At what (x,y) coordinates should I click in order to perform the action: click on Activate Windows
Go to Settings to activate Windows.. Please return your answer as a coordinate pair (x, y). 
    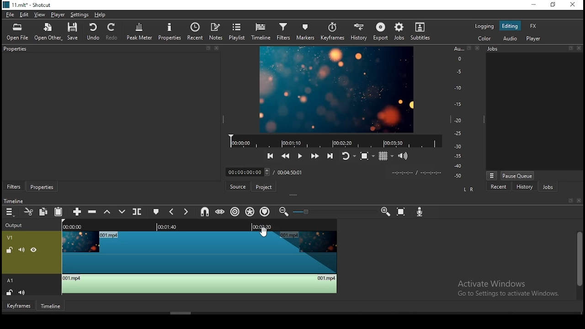
    Looking at the image, I should click on (508, 289).